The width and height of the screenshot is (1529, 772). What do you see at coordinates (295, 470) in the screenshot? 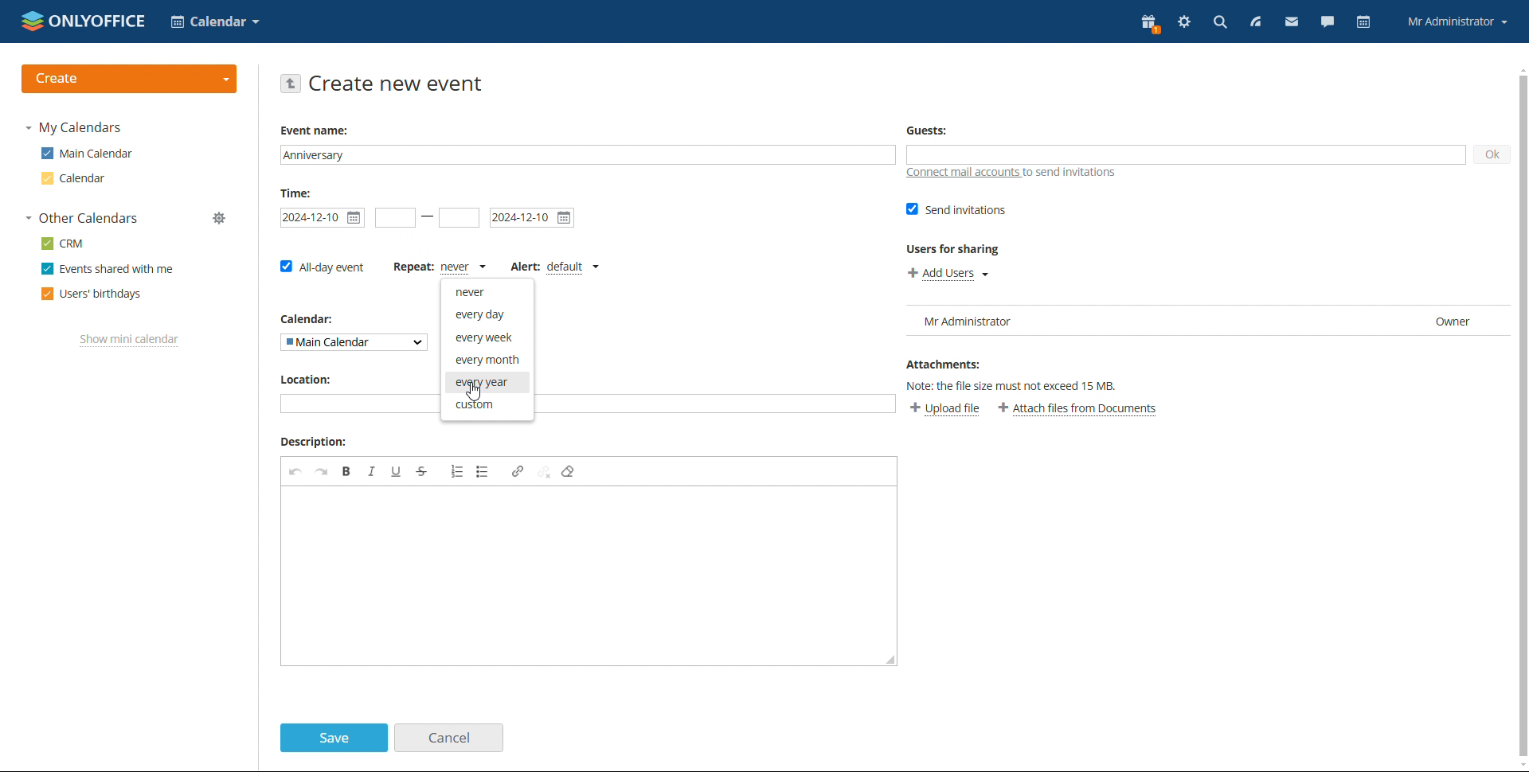
I see `undo` at bounding box center [295, 470].